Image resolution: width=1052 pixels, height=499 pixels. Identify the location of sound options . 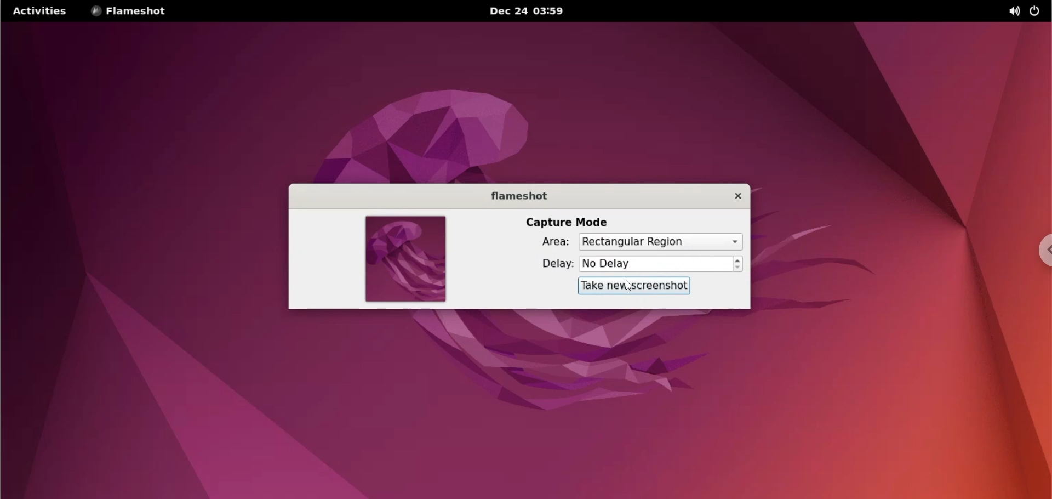
(1012, 12).